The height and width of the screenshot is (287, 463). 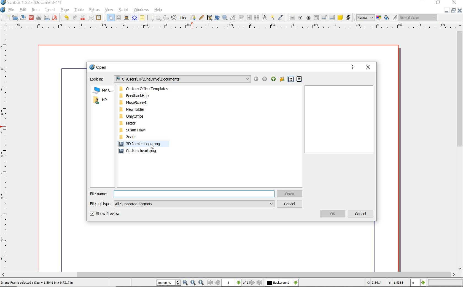 What do you see at coordinates (333, 214) in the screenshot?
I see `ok` at bounding box center [333, 214].